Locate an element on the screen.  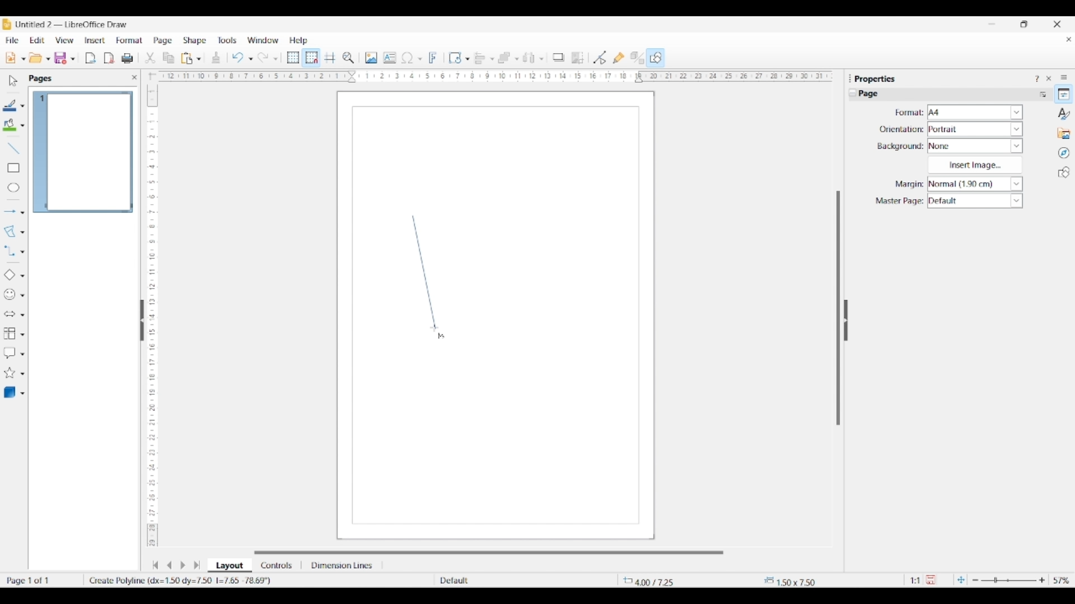
Redo last action is located at coordinates (263, 58).